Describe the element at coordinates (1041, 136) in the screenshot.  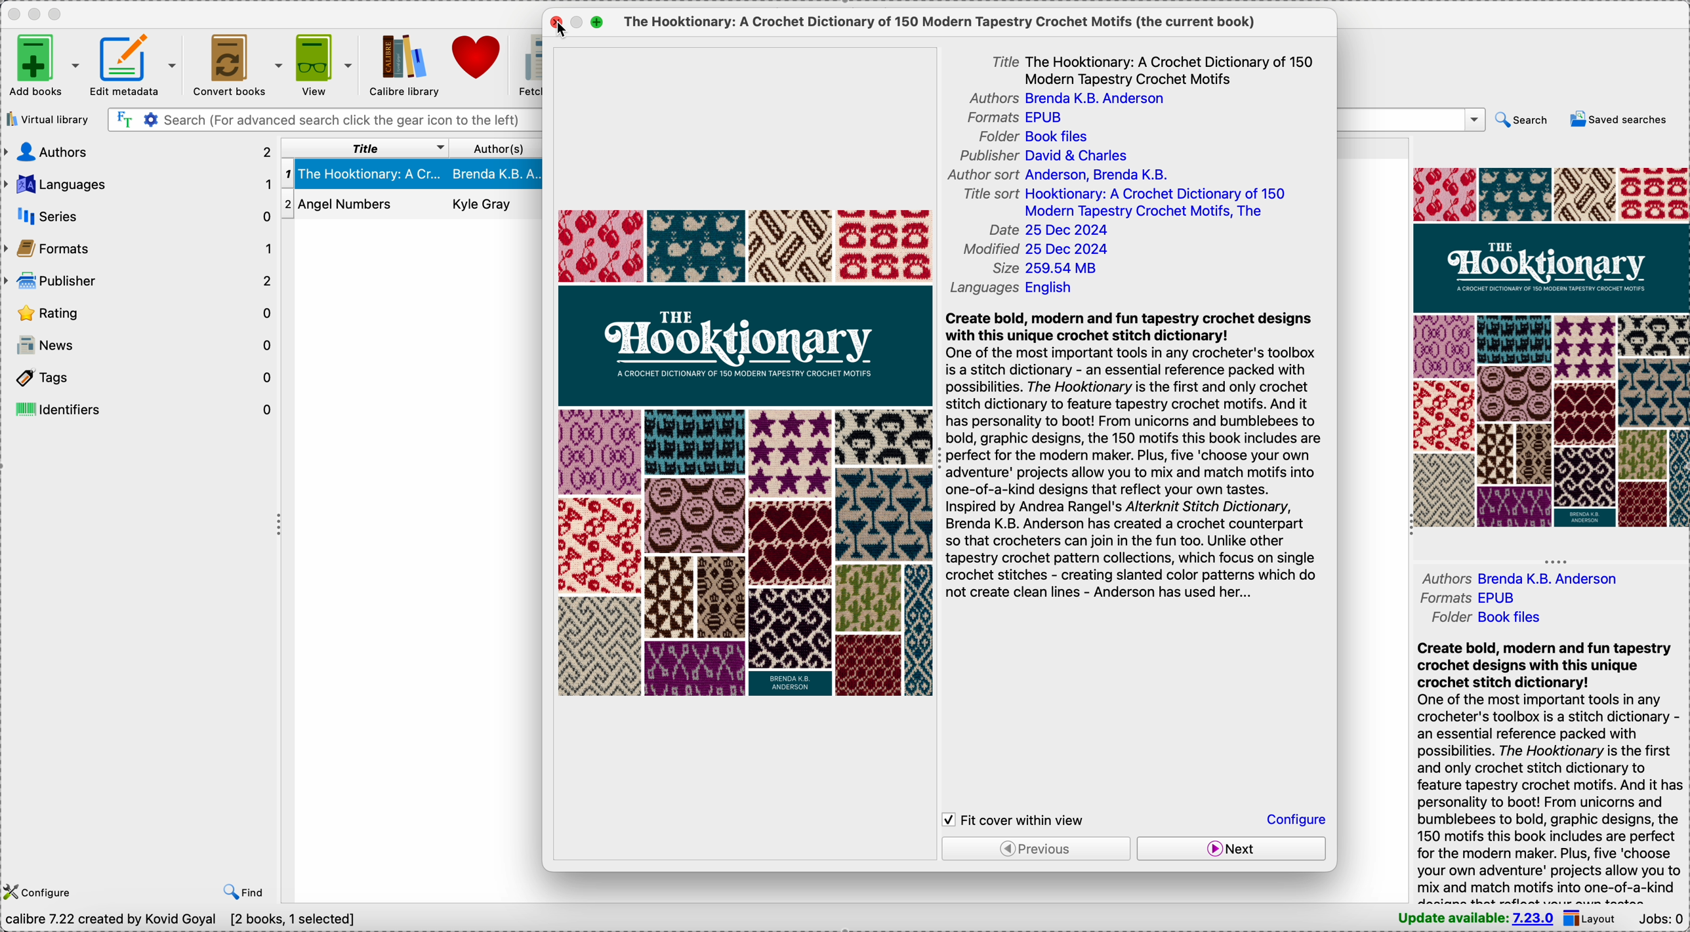
I see `folder` at that location.